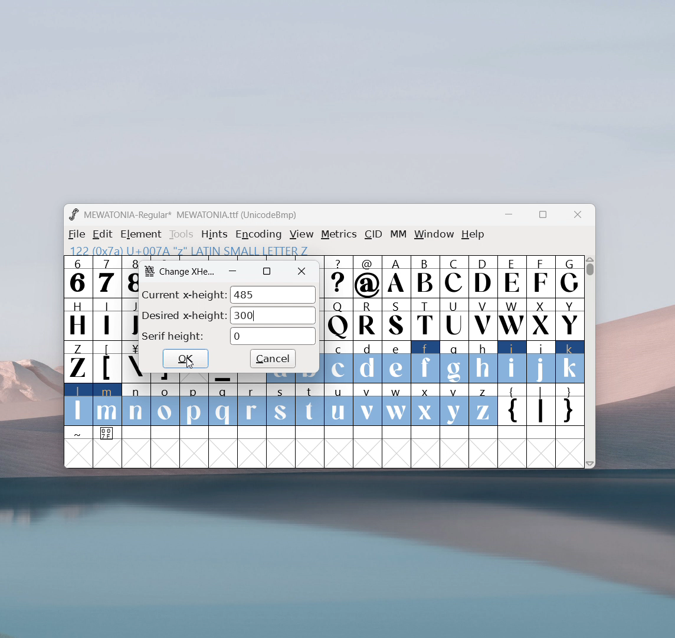 The height and width of the screenshot is (638, 675). I want to click on maximize, so click(542, 216).